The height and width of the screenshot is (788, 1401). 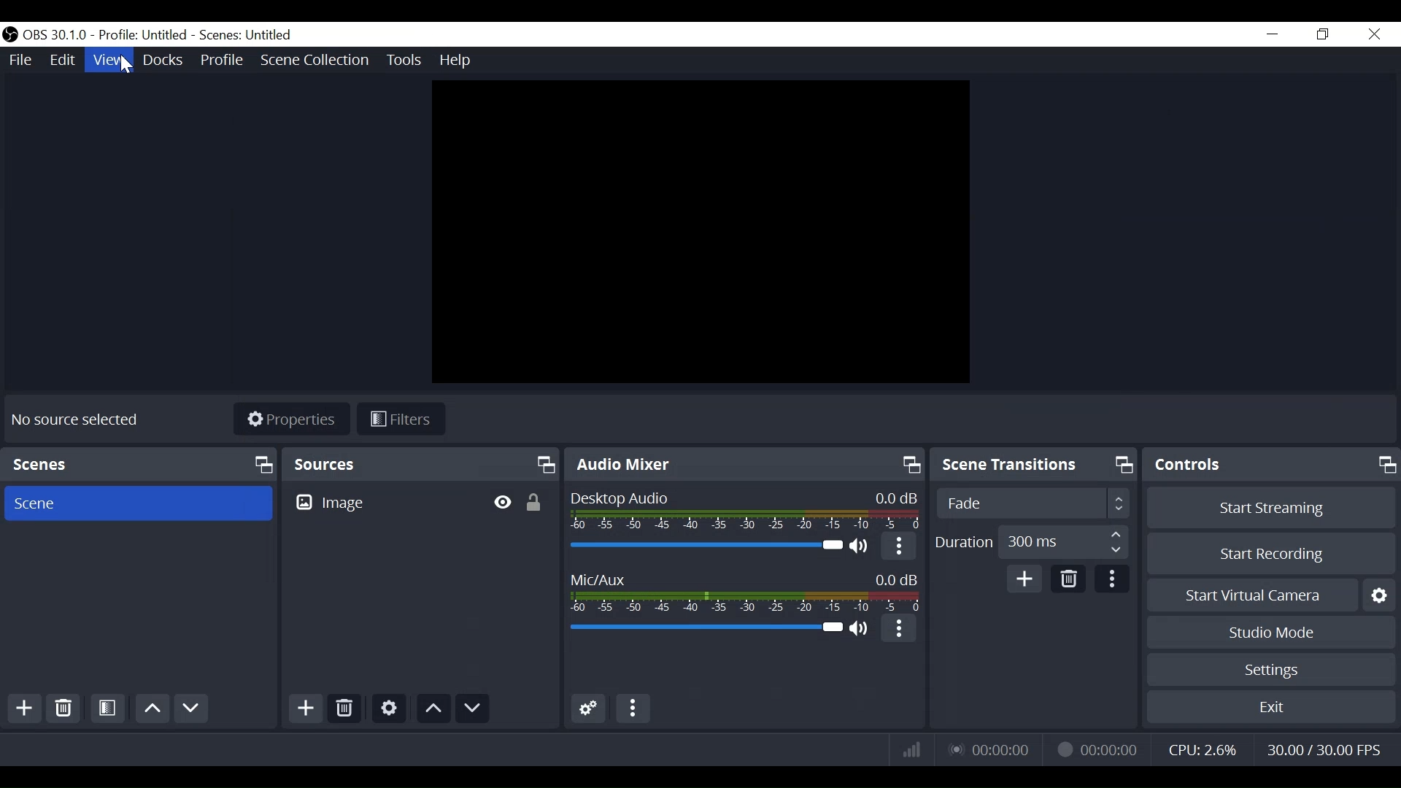 What do you see at coordinates (63, 709) in the screenshot?
I see `Delete` at bounding box center [63, 709].